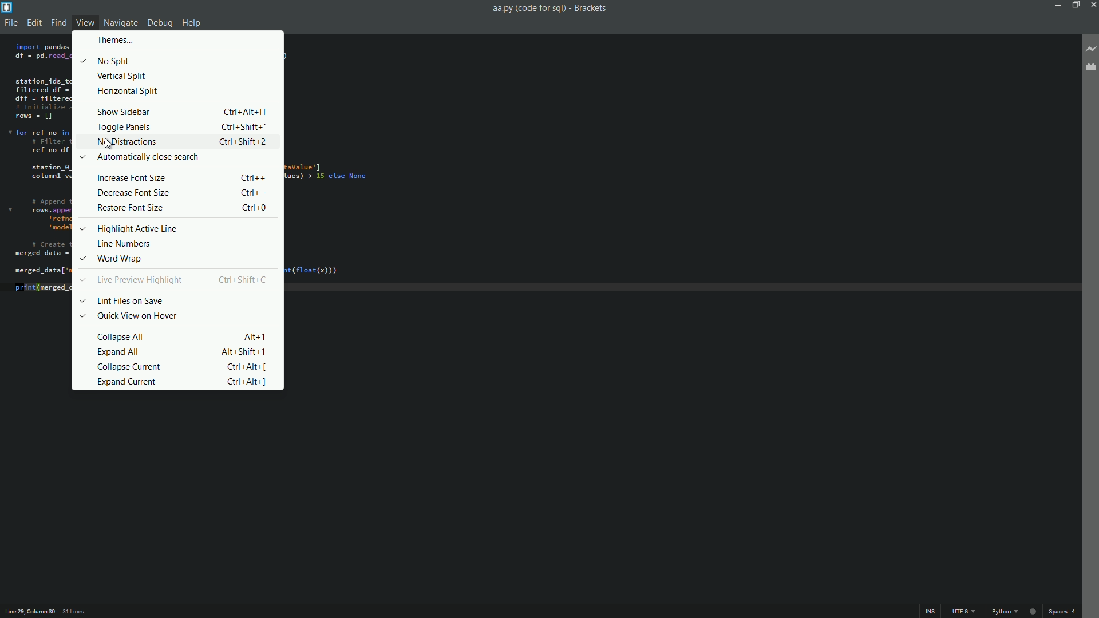 The width and height of the screenshot is (1099, 618). Describe the element at coordinates (186, 278) in the screenshot. I see `live preview ctrl+shift+c` at that location.